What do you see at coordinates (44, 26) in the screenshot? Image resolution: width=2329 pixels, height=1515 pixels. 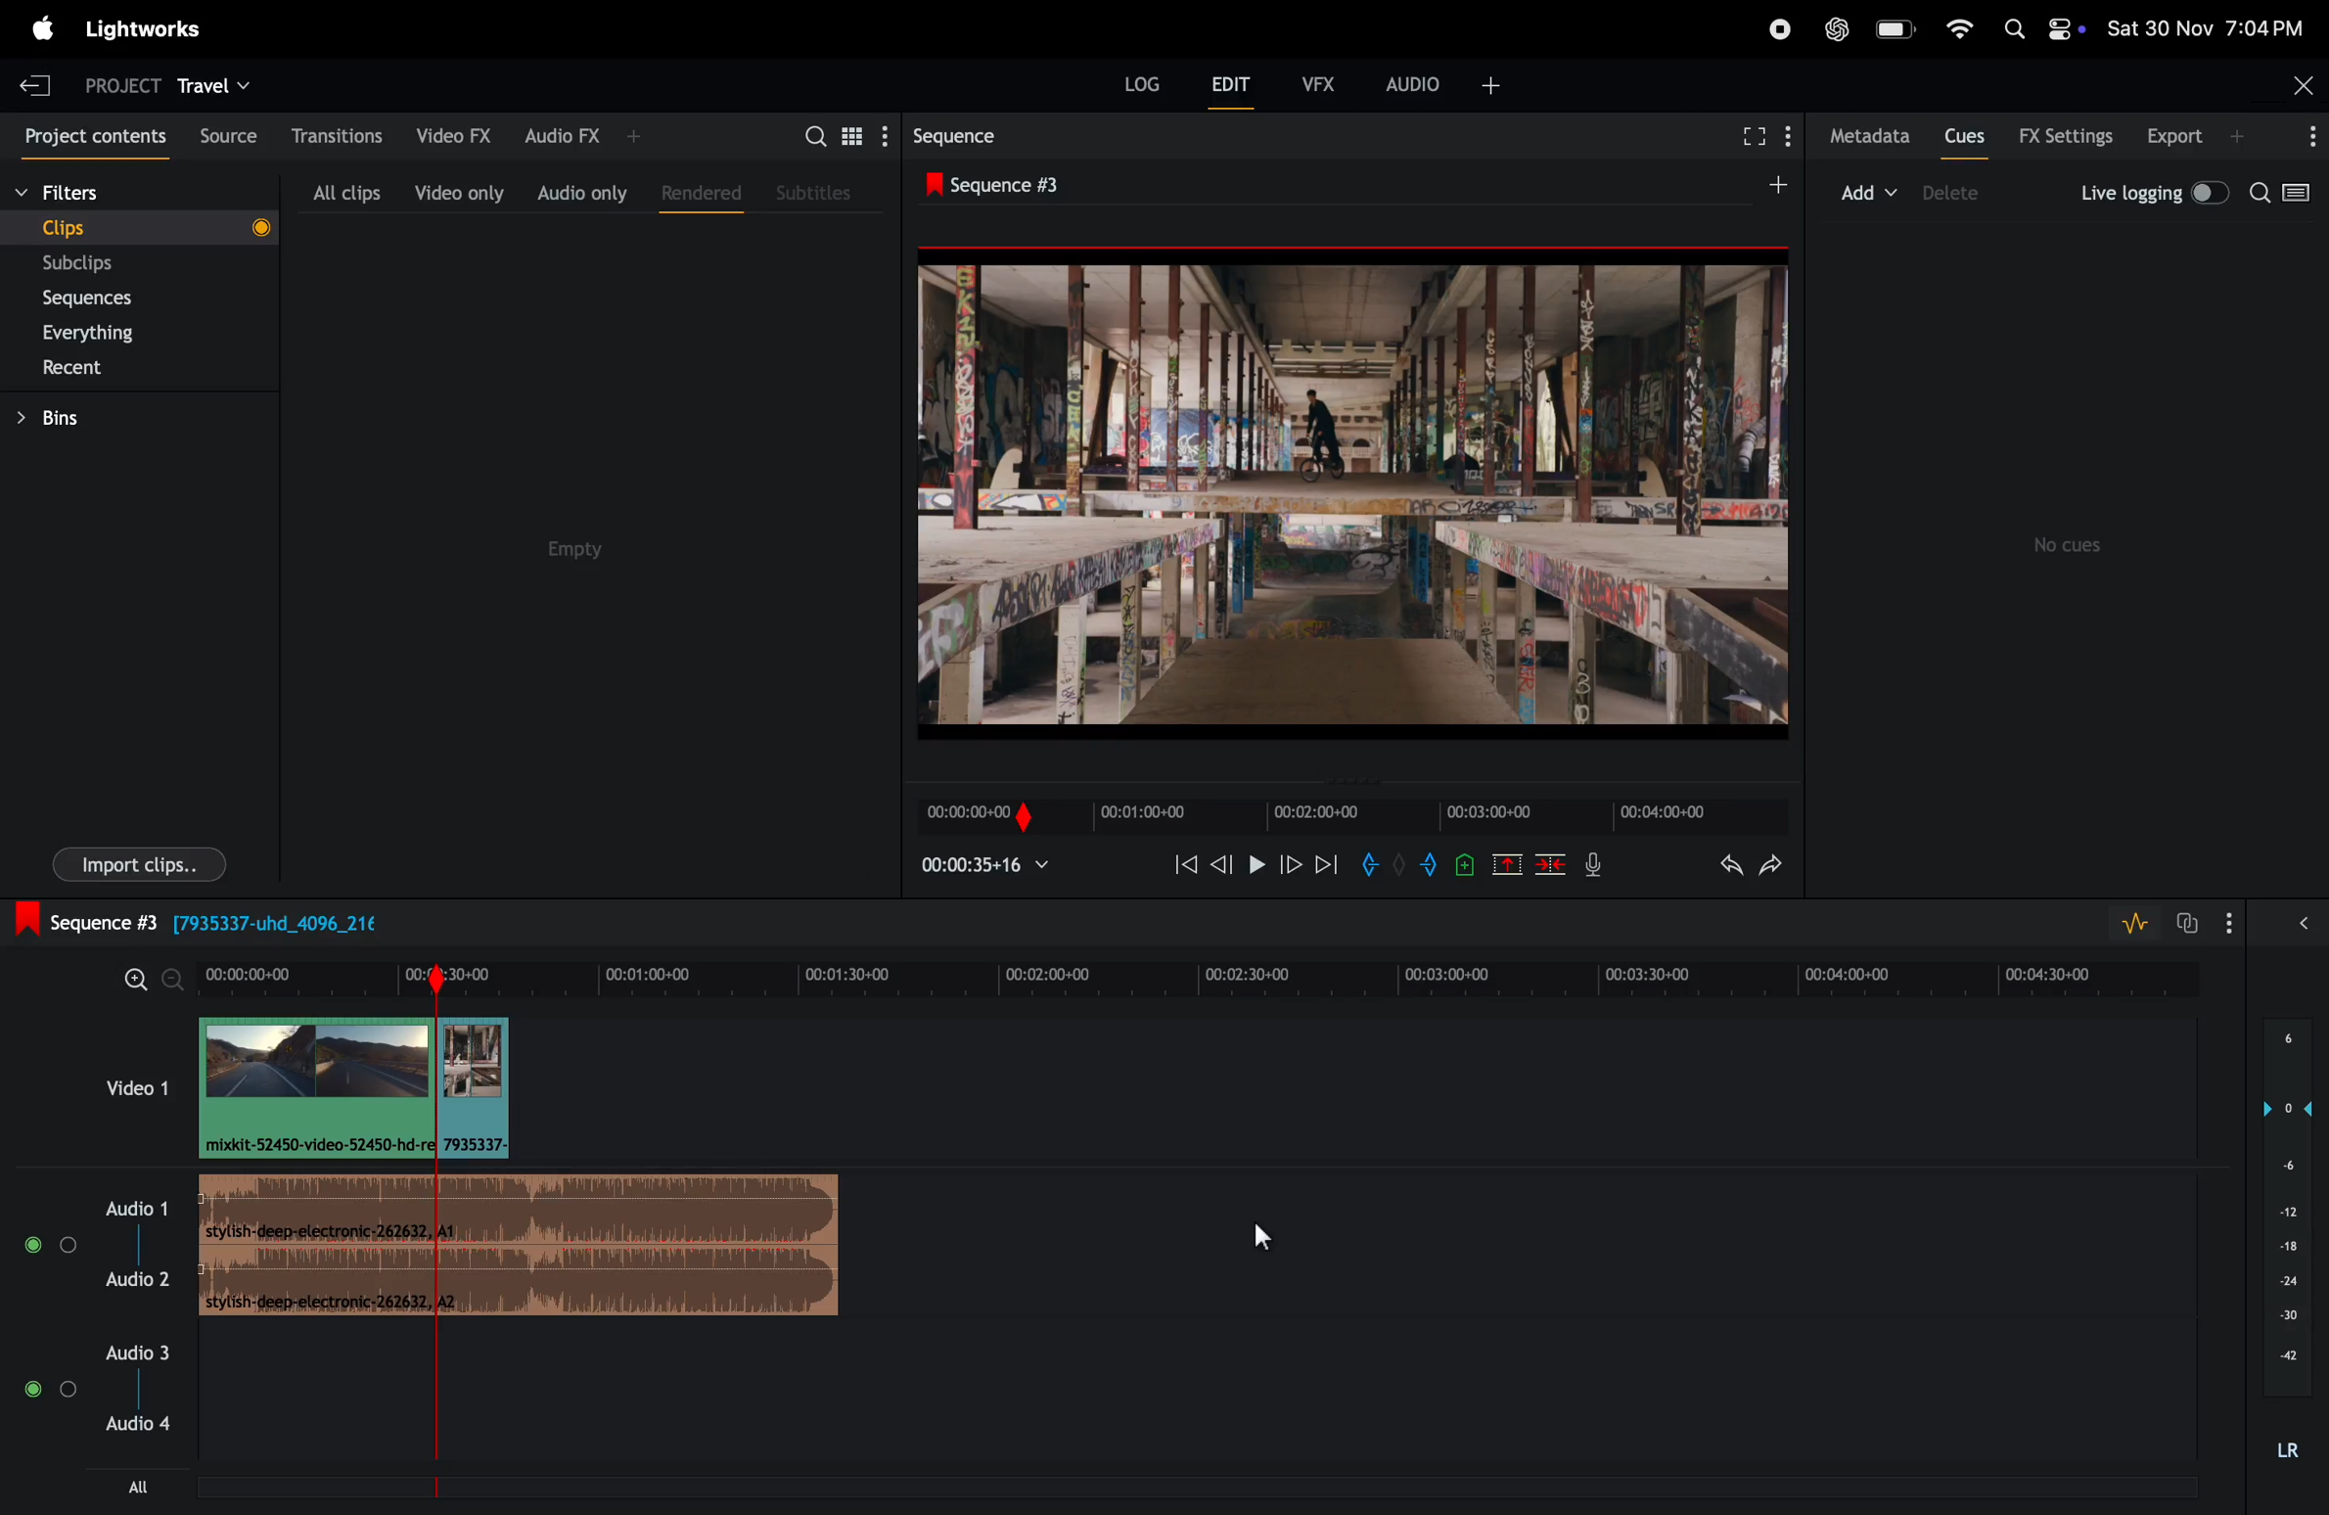 I see `apple menu` at bounding box center [44, 26].